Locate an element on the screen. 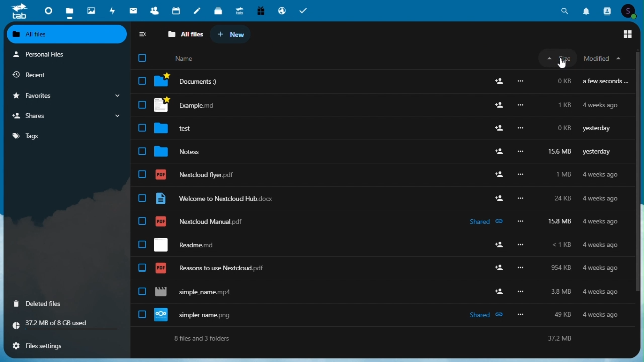  Nextcloud flyer pif is located at coordinates (378, 177).